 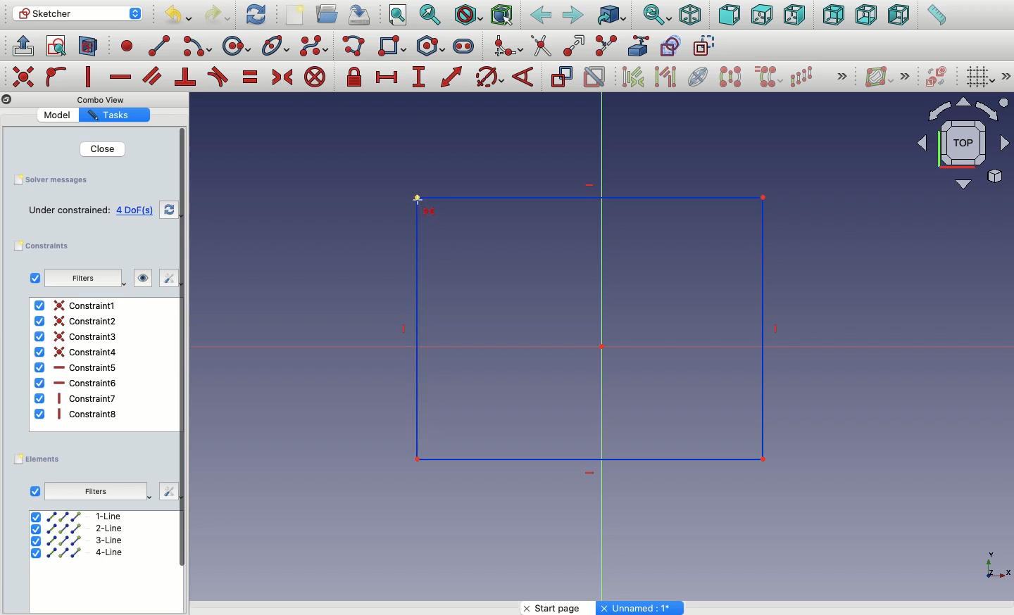 I want to click on elements, so click(x=39, y=459).